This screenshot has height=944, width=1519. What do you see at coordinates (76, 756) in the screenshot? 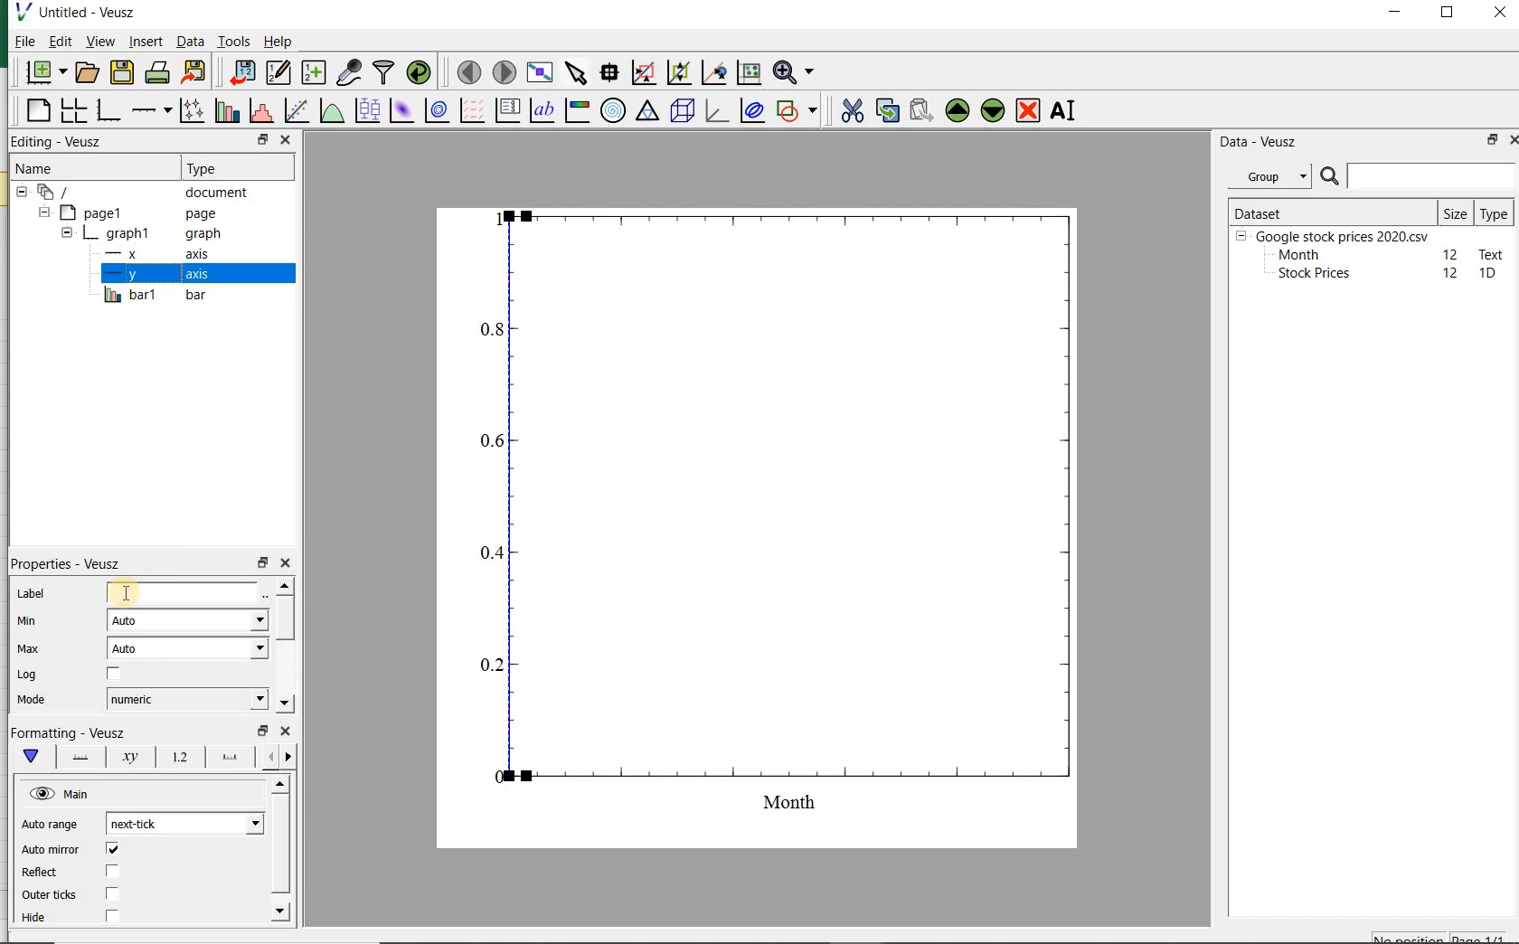
I see `axis line` at bounding box center [76, 756].